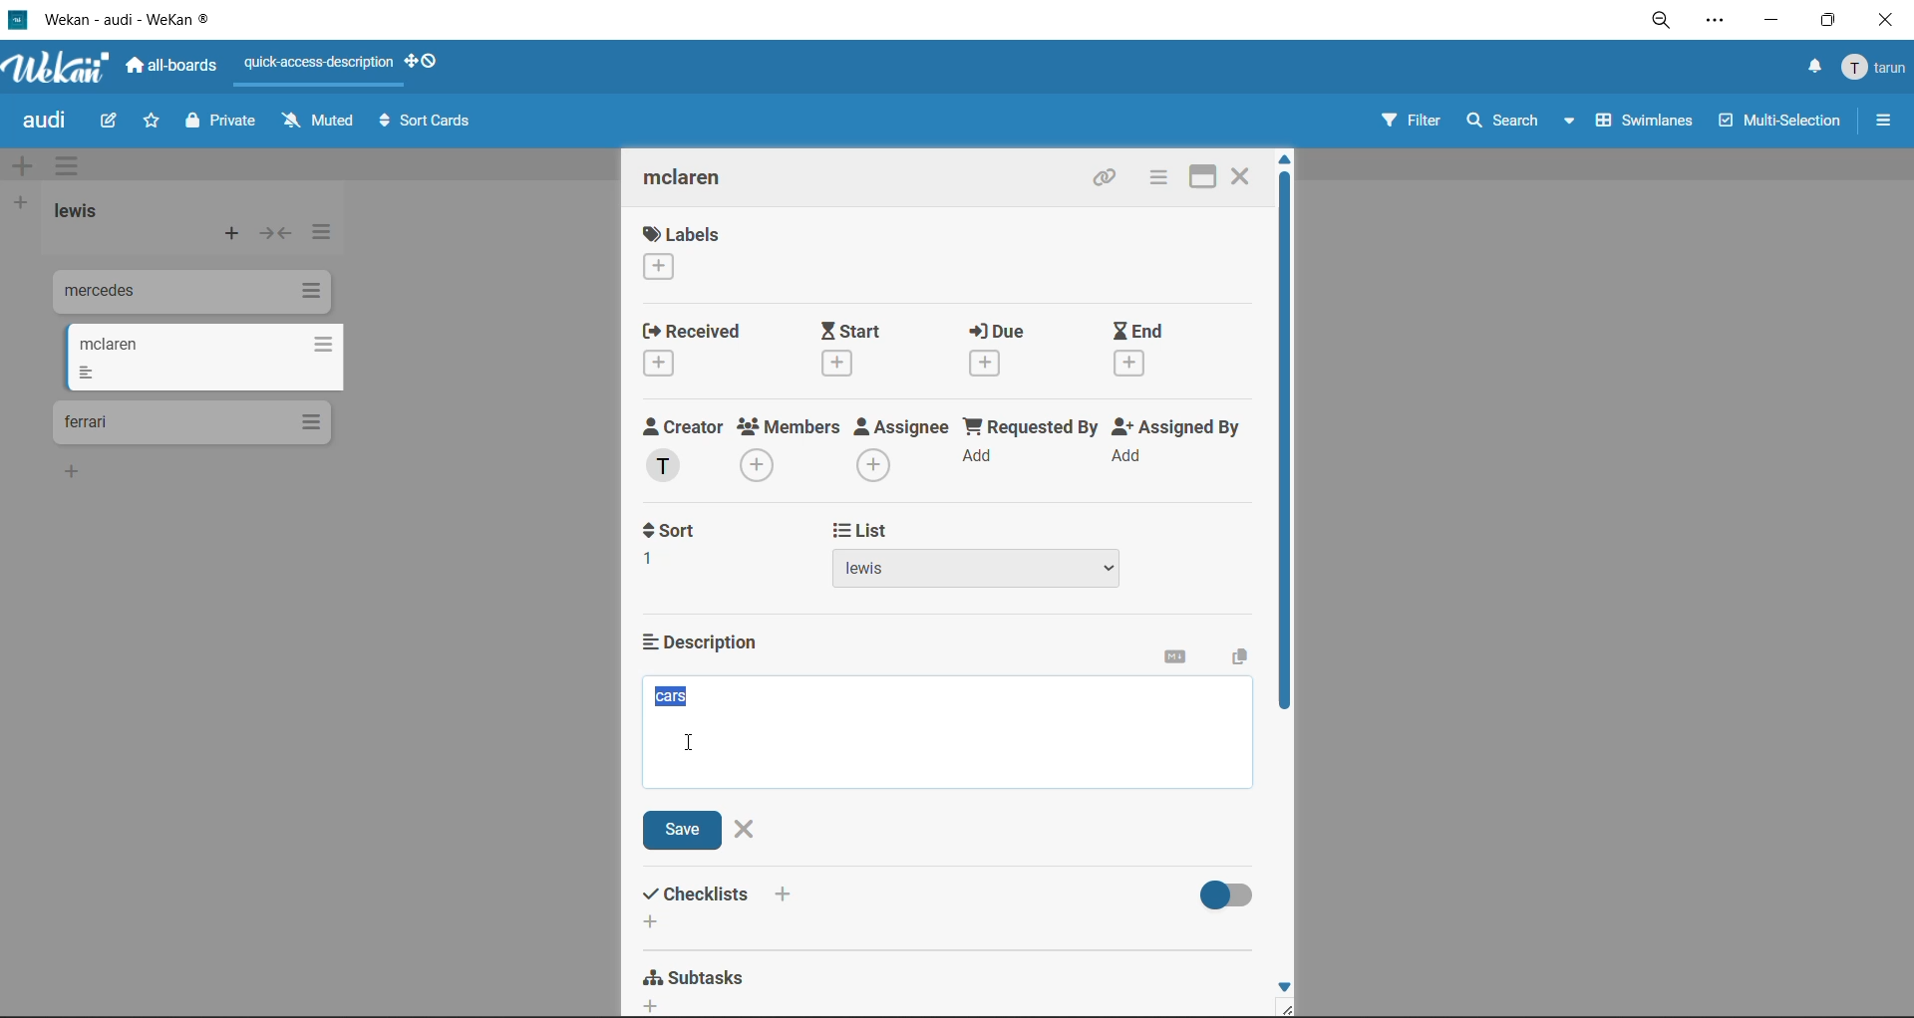 The height and width of the screenshot is (1018, 1914). What do you see at coordinates (274, 233) in the screenshot?
I see `collapse` at bounding box center [274, 233].